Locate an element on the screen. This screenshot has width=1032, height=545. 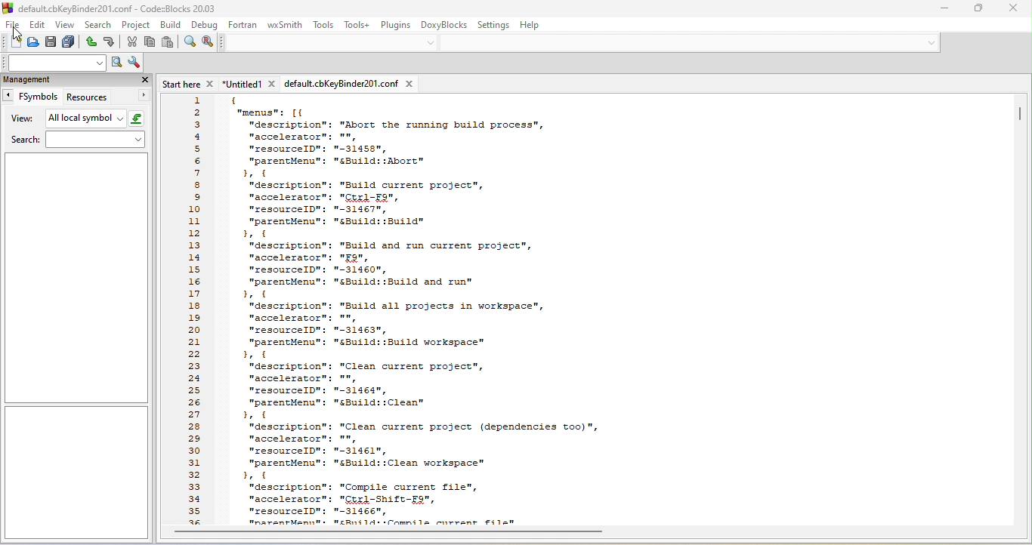
help is located at coordinates (531, 25).